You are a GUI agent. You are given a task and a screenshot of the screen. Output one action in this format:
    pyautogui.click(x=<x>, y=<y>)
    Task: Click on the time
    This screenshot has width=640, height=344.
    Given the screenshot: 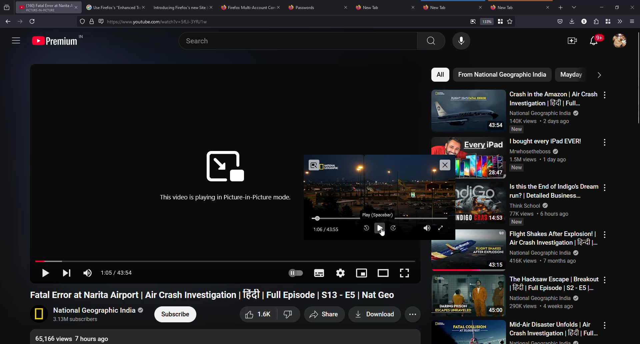 What is the action you would take?
    pyautogui.click(x=327, y=230)
    